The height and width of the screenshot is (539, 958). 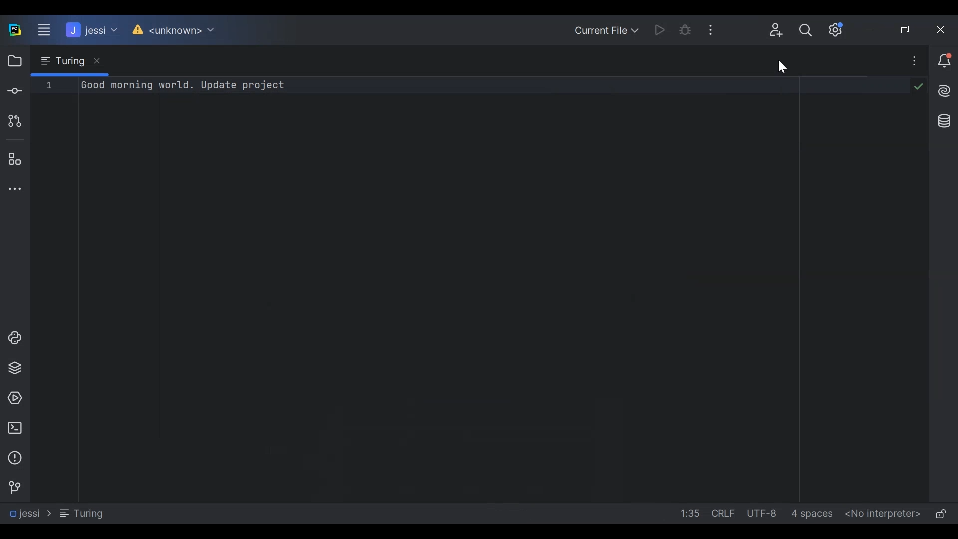 What do you see at coordinates (776, 29) in the screenshot?
I see `Code With Me` at bounding box center [776, 29].